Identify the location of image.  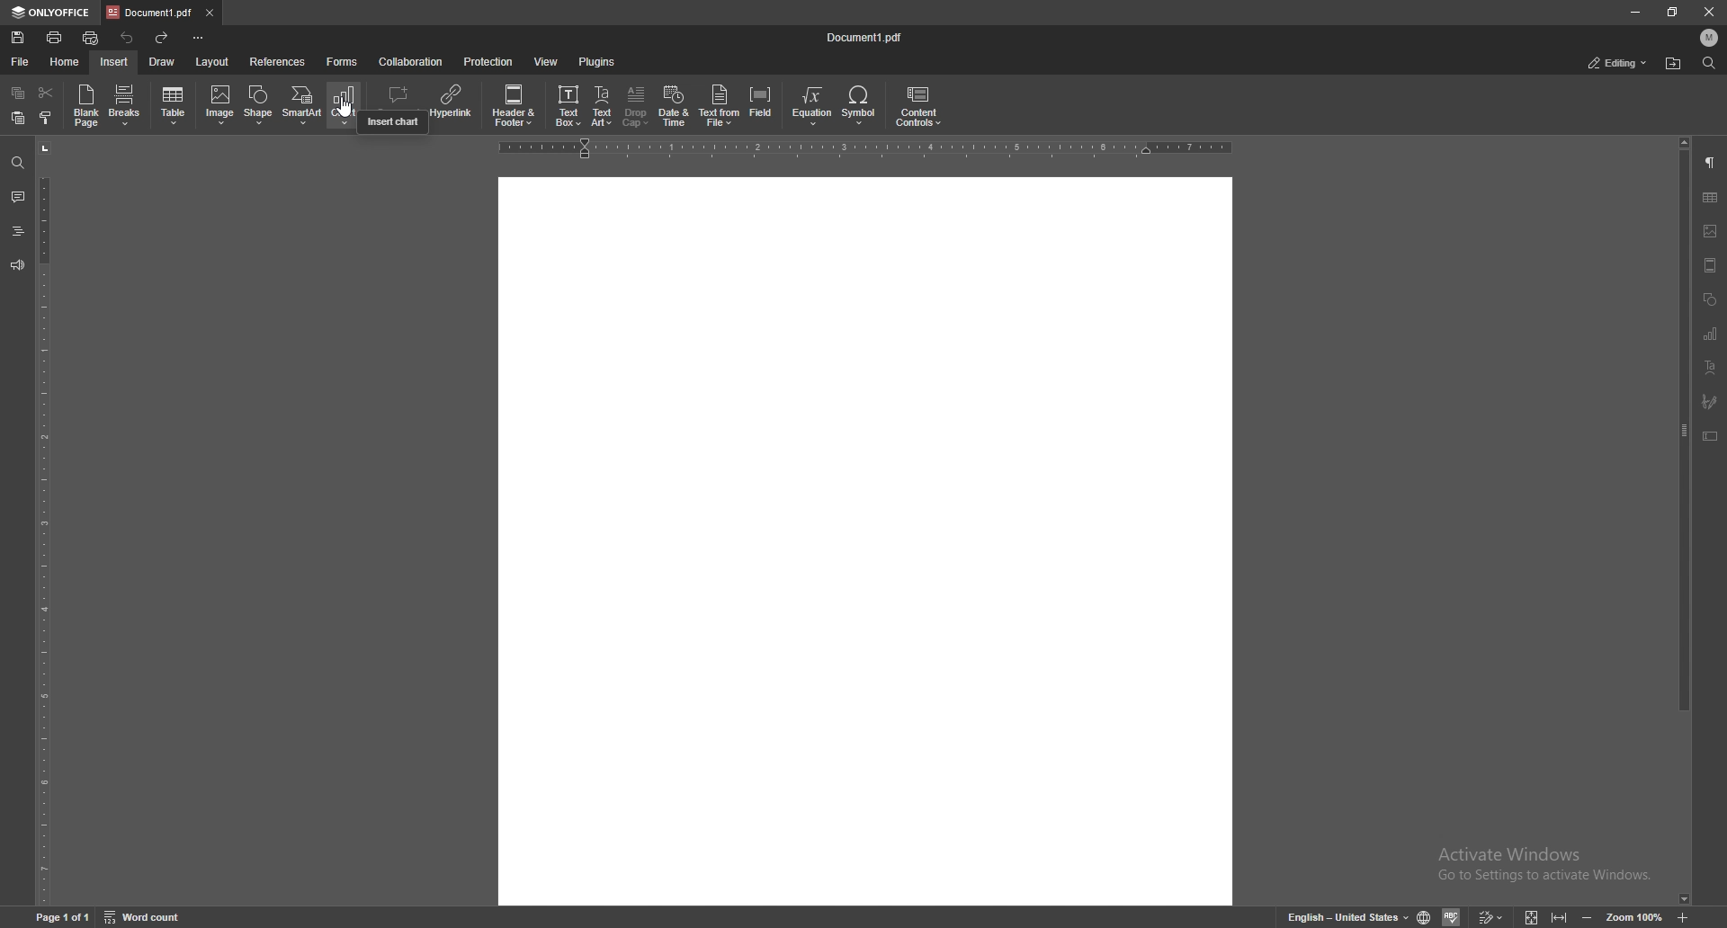
(1712, 231).